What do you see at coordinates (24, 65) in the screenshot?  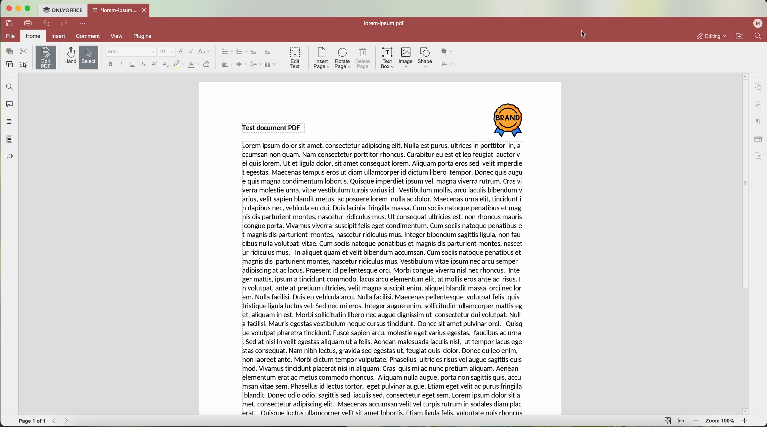 I see `select all` at bounding box center [24, 65].